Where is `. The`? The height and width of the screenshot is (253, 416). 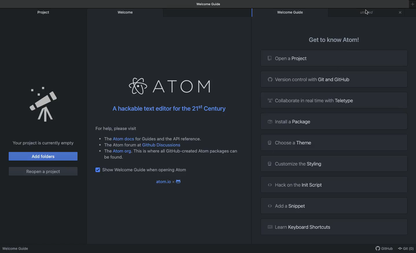 . The is located at coordinates (105, 138).